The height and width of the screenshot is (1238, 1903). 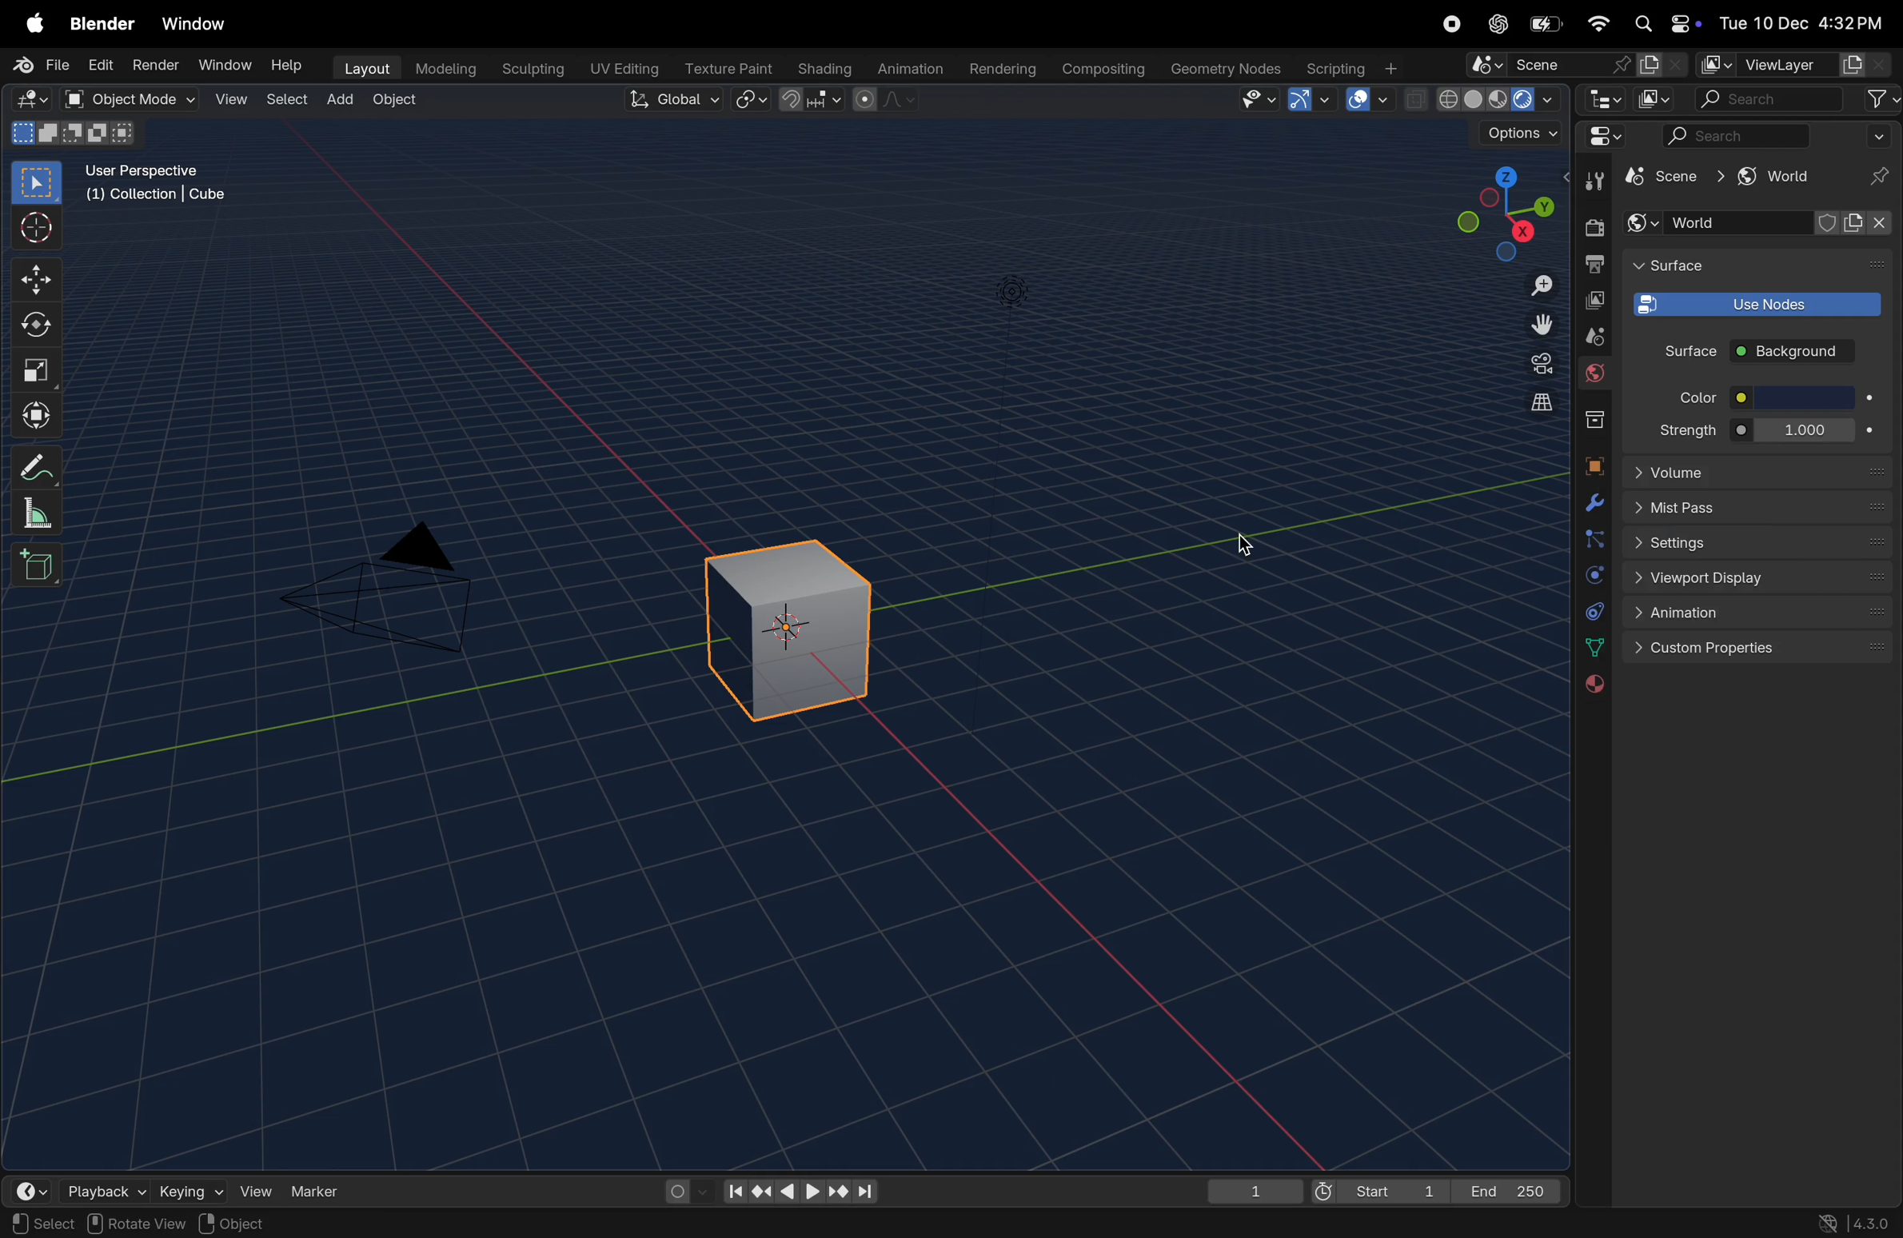 What do you see at coordinates (191, 1188) in the screenshot?
I see `keying` at bounding box center [191, 1188].